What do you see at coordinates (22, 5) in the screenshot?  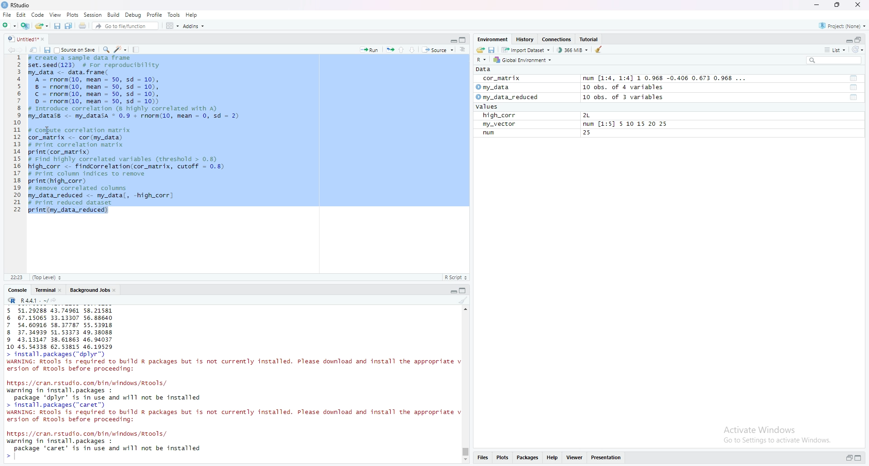 I see `RStudio` at bounding box center [22, 5].